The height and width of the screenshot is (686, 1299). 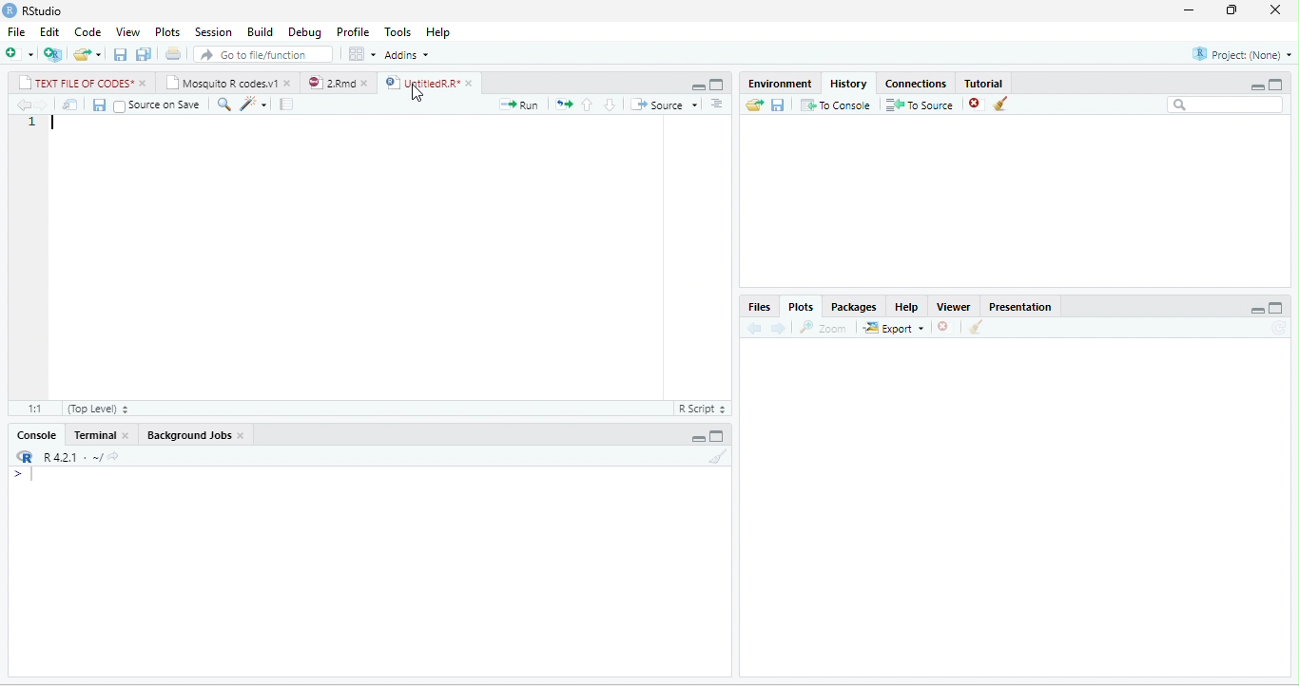 I want to click on Export, so click(x=894, y=327).